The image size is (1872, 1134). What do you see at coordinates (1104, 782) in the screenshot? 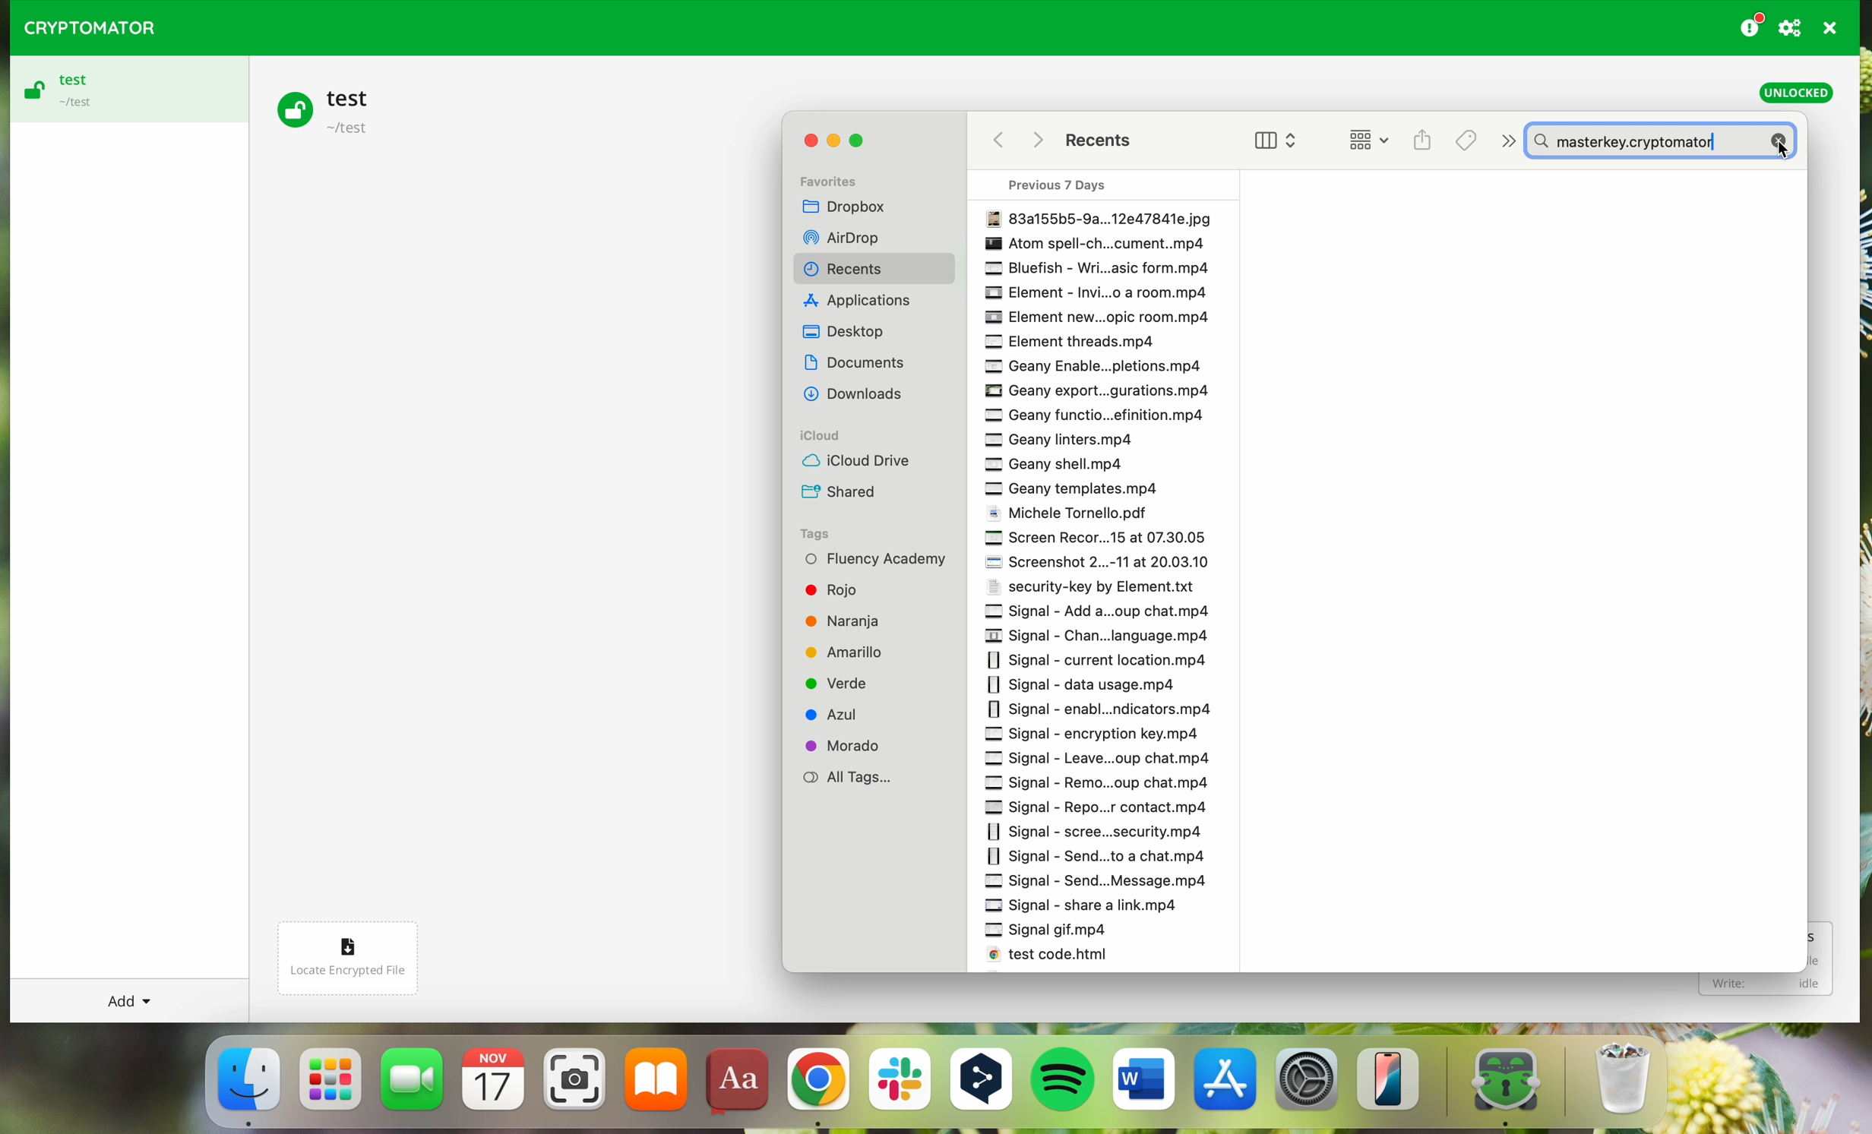
I see `Signal Remo` at bounding box center [1104, 782].